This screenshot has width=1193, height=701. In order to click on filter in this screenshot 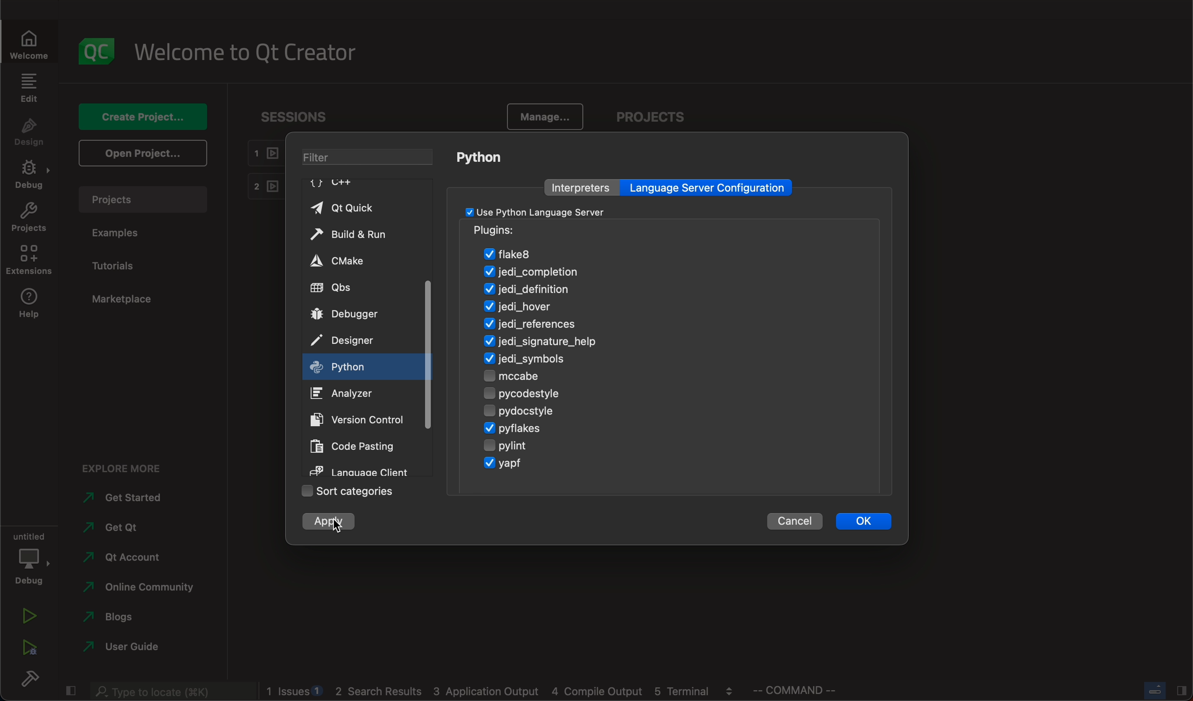, I will do `click(370, 157)`.